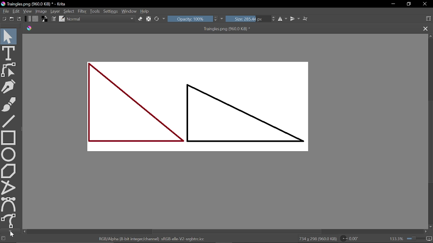  I want to click on Reload alpha, so click(149, 19).